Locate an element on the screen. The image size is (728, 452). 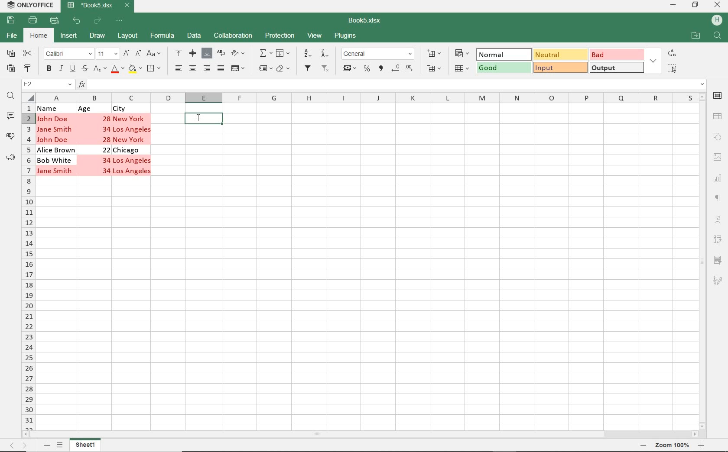
INSERT FUNCTION is located at coordinates (392, 84).